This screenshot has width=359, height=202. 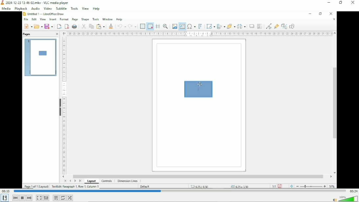 I want to click on View, so click(x=85, y=8).